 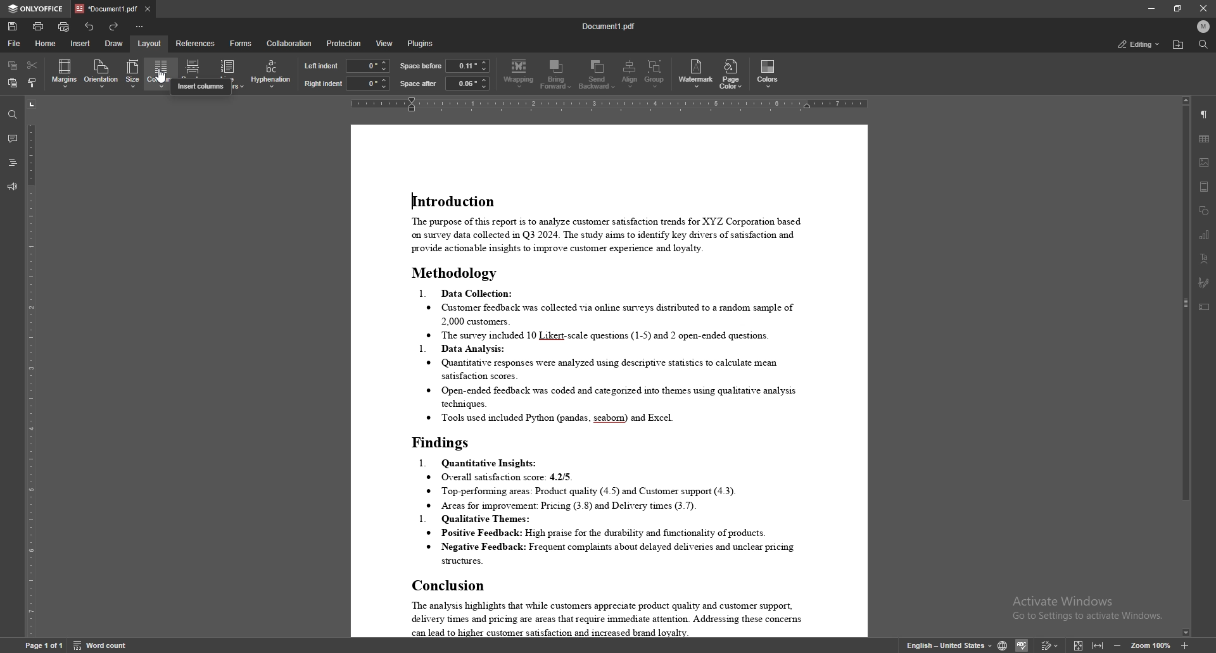 I want to click on paragraph, so click(x=1205, y=114).